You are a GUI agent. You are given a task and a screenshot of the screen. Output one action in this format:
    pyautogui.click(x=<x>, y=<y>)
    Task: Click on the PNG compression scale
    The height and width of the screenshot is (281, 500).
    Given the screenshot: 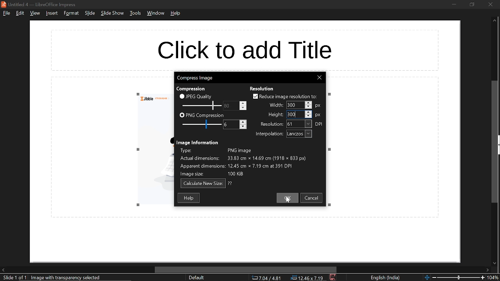 What is the action you would take?
    pyautogui.click(x=200, y=124)
    